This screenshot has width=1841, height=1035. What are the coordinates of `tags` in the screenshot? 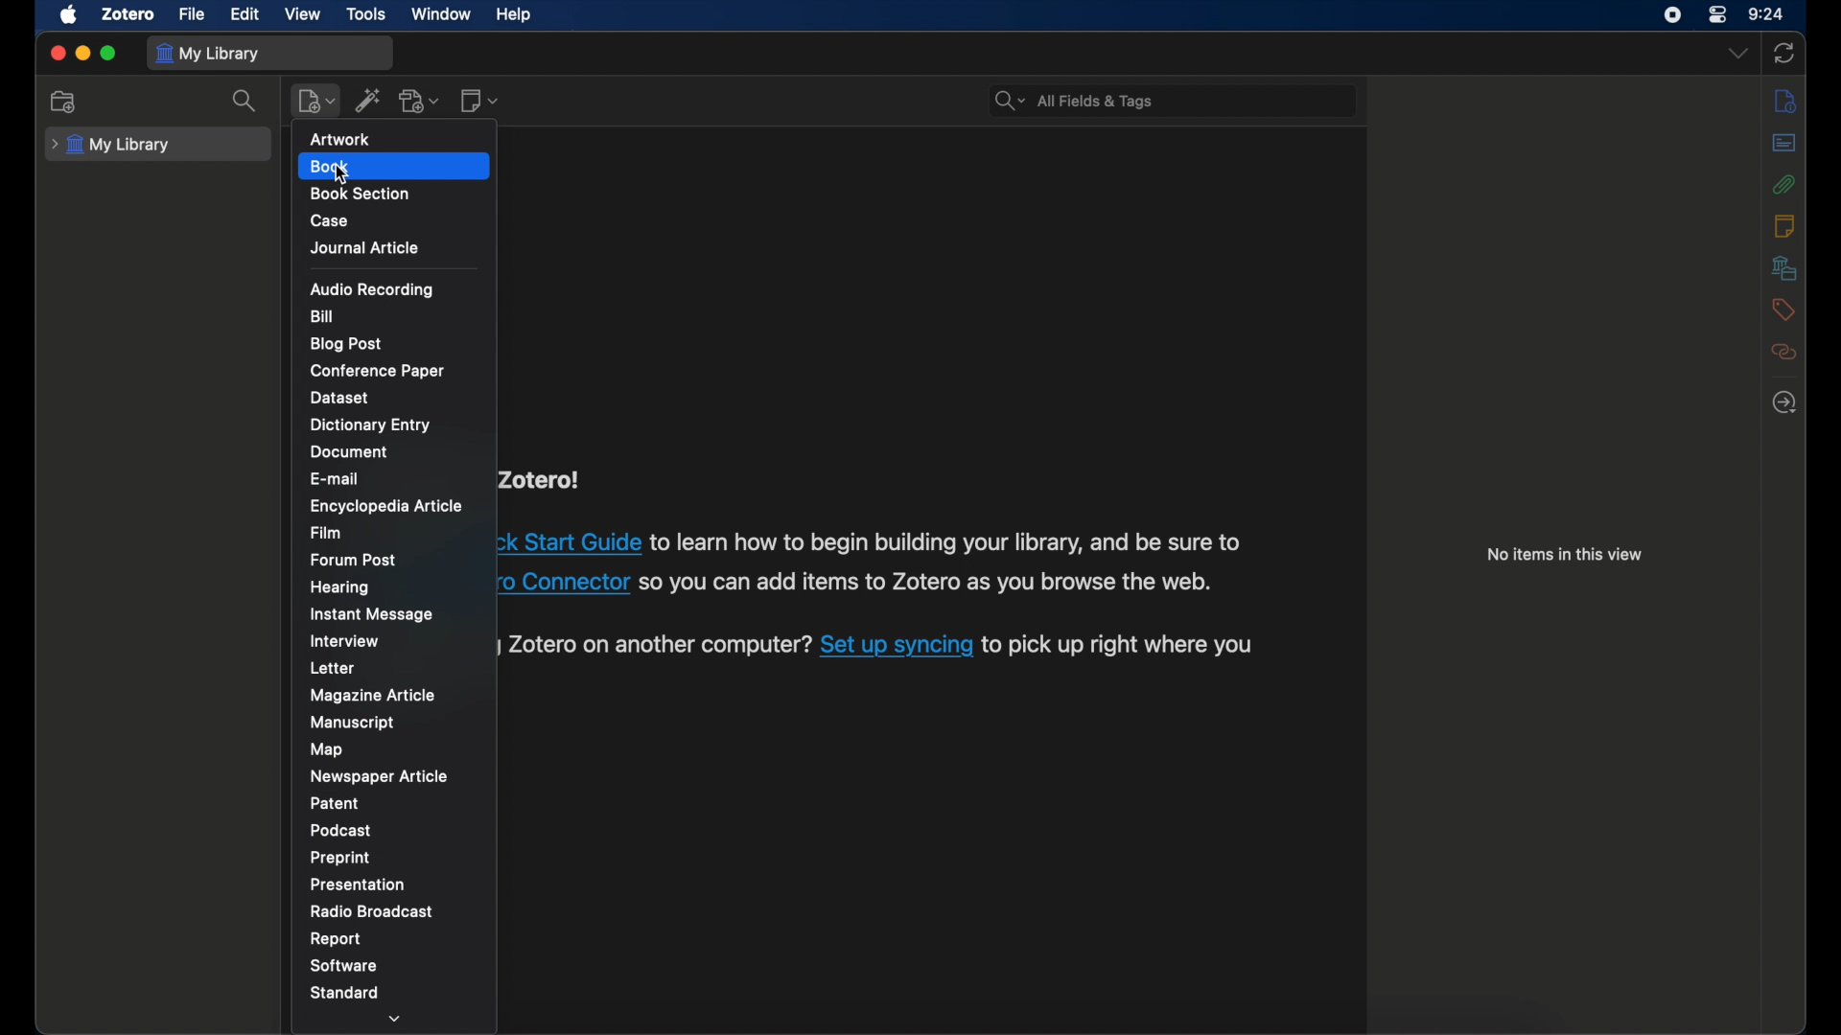 It's located at (1783, 309).